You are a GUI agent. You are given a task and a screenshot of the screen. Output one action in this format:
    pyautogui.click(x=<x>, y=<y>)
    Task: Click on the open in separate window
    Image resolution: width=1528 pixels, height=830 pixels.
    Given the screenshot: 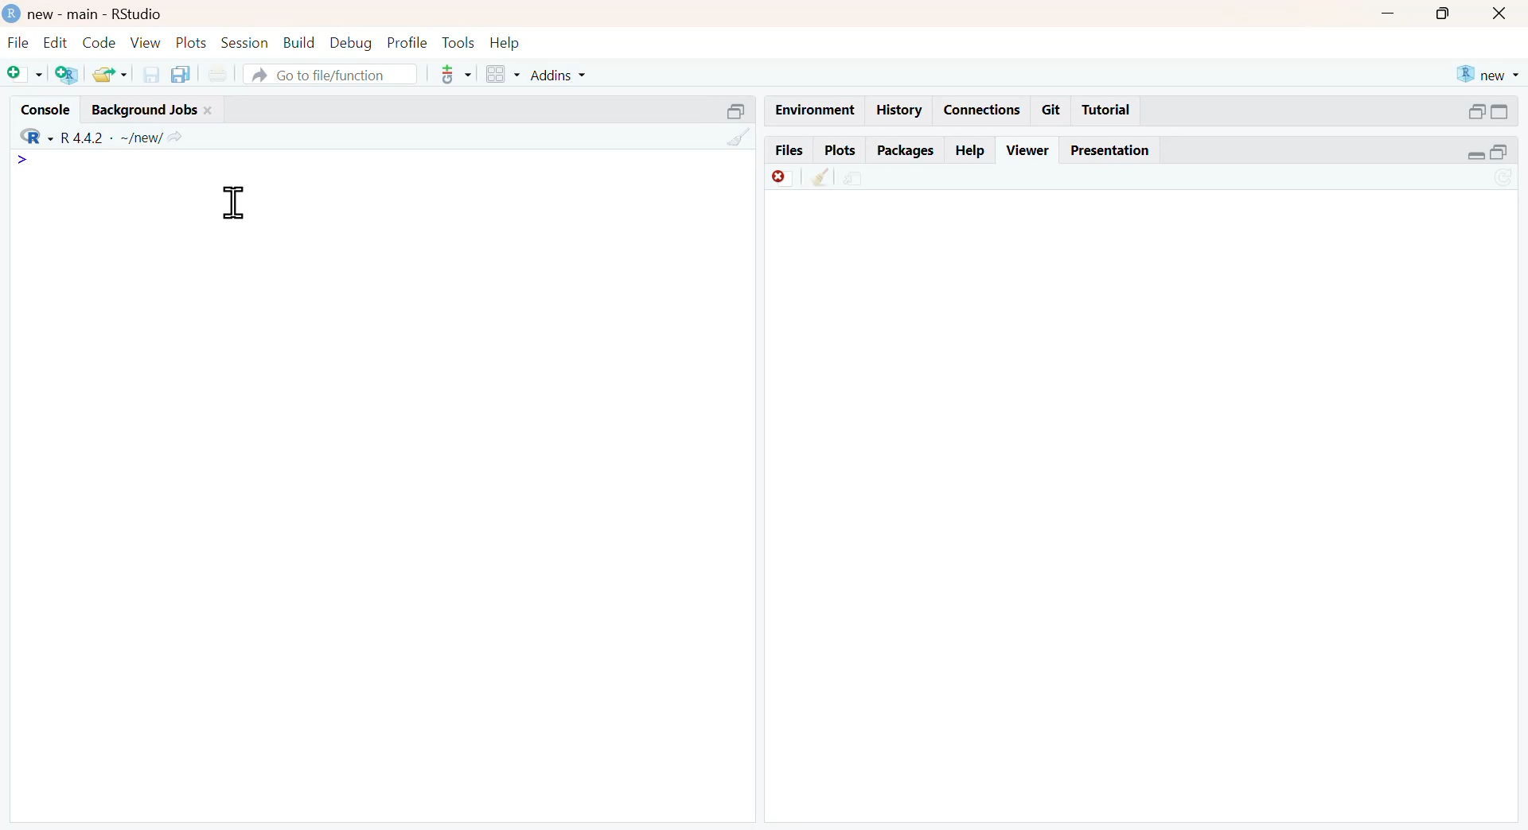 What is the action you would take?
    pyautogui.click(x=1477, y=112)
    